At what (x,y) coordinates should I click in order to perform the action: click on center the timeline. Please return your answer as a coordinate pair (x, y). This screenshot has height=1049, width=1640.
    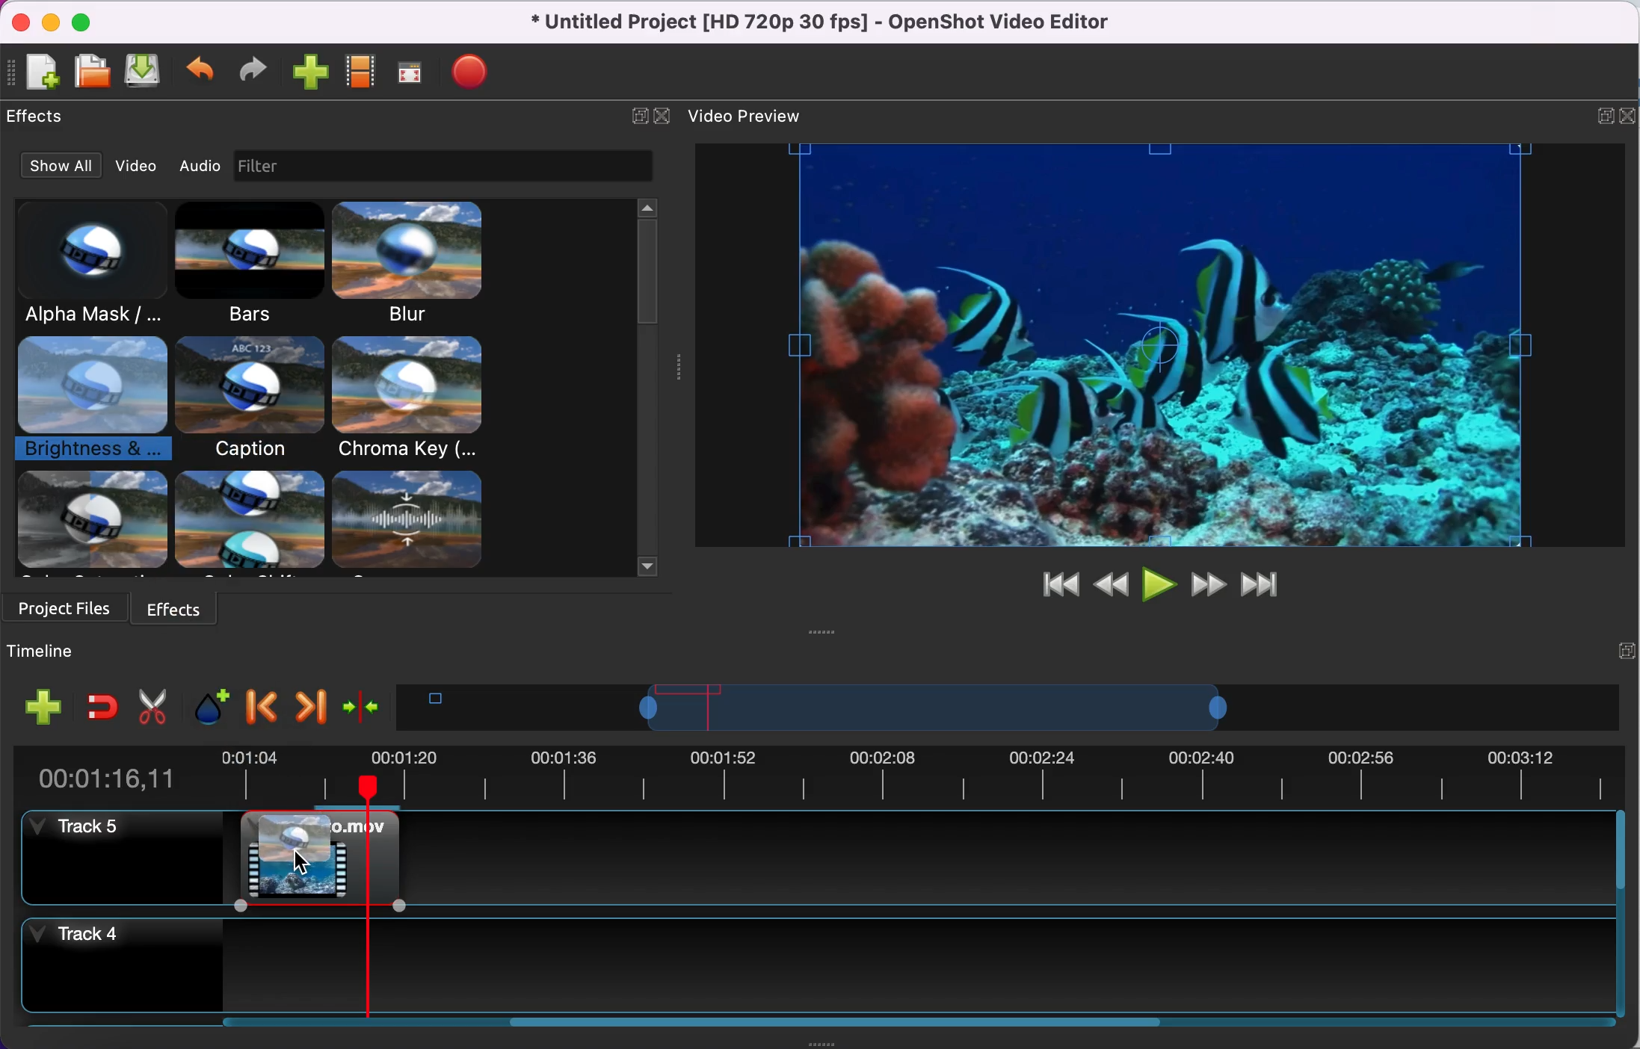
    Looking at the image, I should click on (363, 705).